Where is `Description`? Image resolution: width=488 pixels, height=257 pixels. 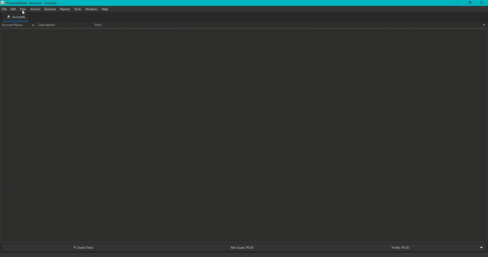 Description is located at coordinates (48, 26).